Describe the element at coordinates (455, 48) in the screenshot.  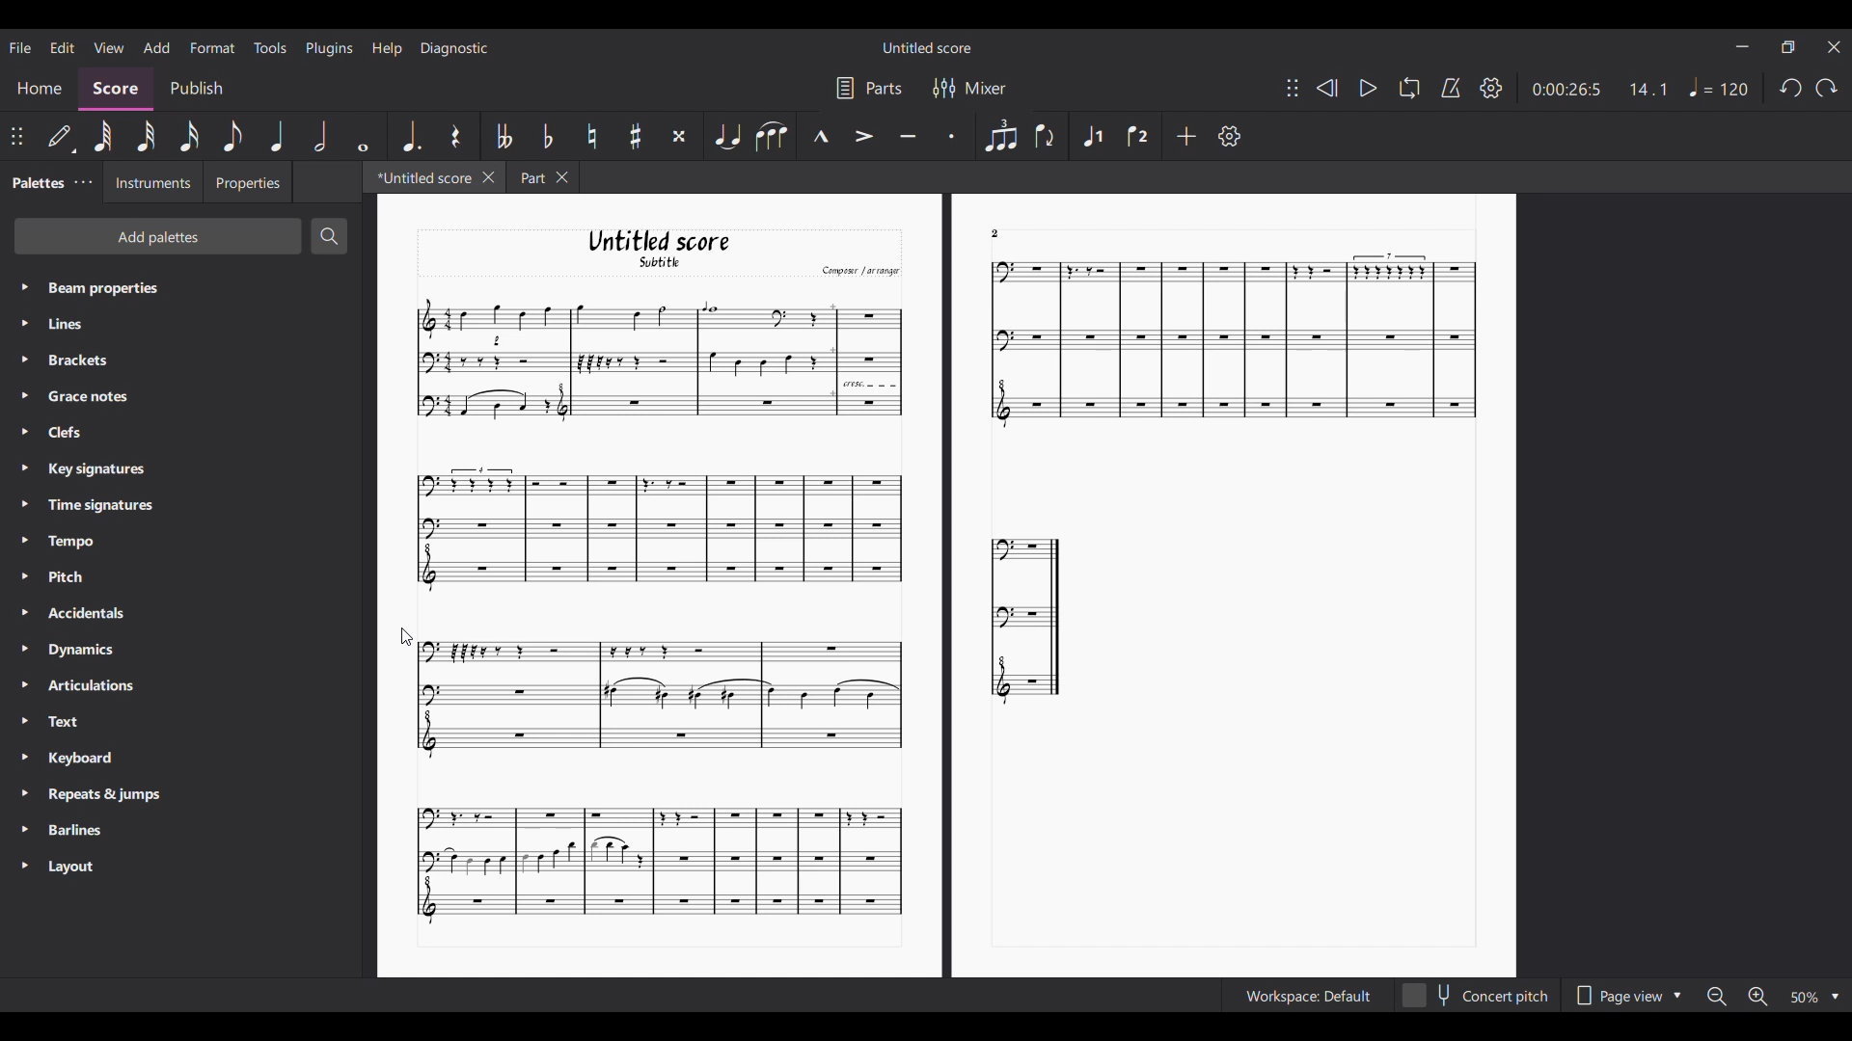
I see `Diagnostic menu` at that location.